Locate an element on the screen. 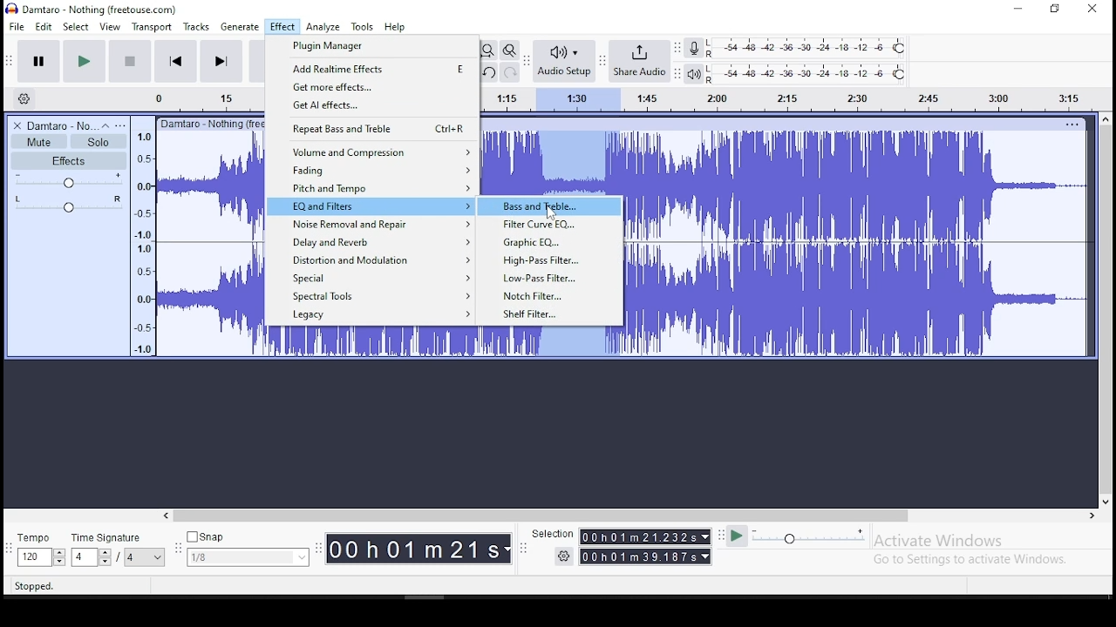  Go to Settings to activate Windows. is located at coordinates (973, 559).